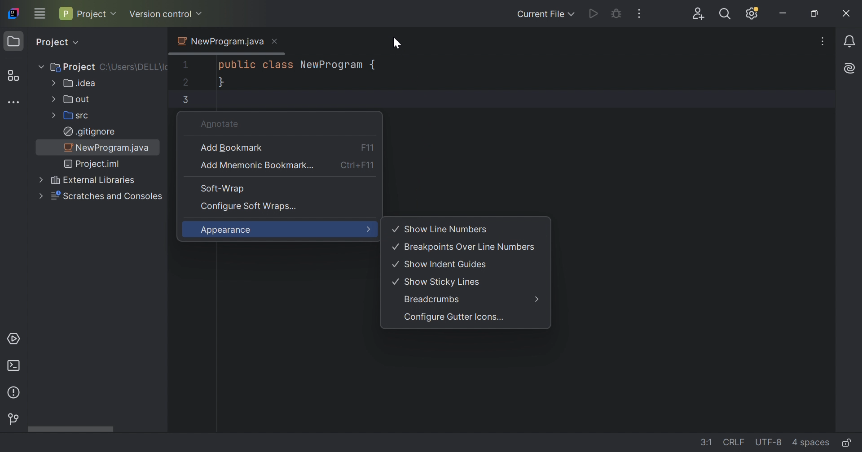 Image resolution: width=862 pixels, height=452 pixels. Describe the element at coordinates (433, 299) in the screenshot. I see `Breadcrumps` at that location.